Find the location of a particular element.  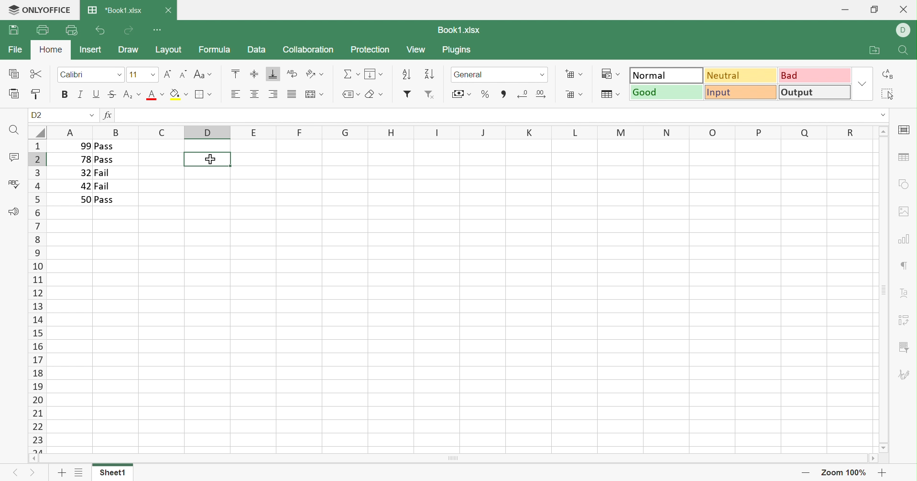

Pivot table settings is located at coordinates (905, 320).